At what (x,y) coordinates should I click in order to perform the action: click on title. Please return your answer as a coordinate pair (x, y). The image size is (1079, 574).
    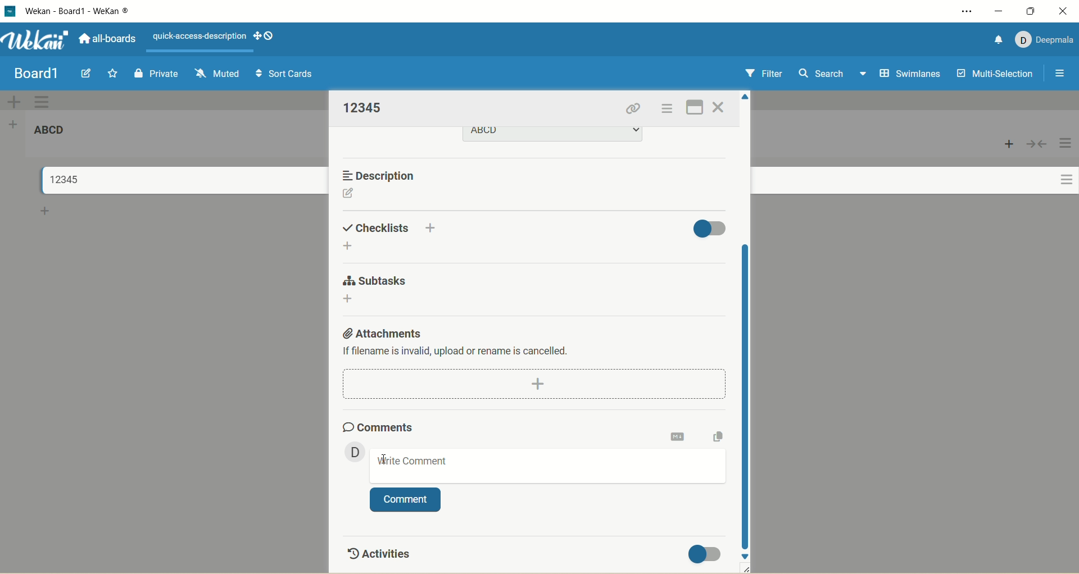
    Looking at the image, I should click on (35, 74).